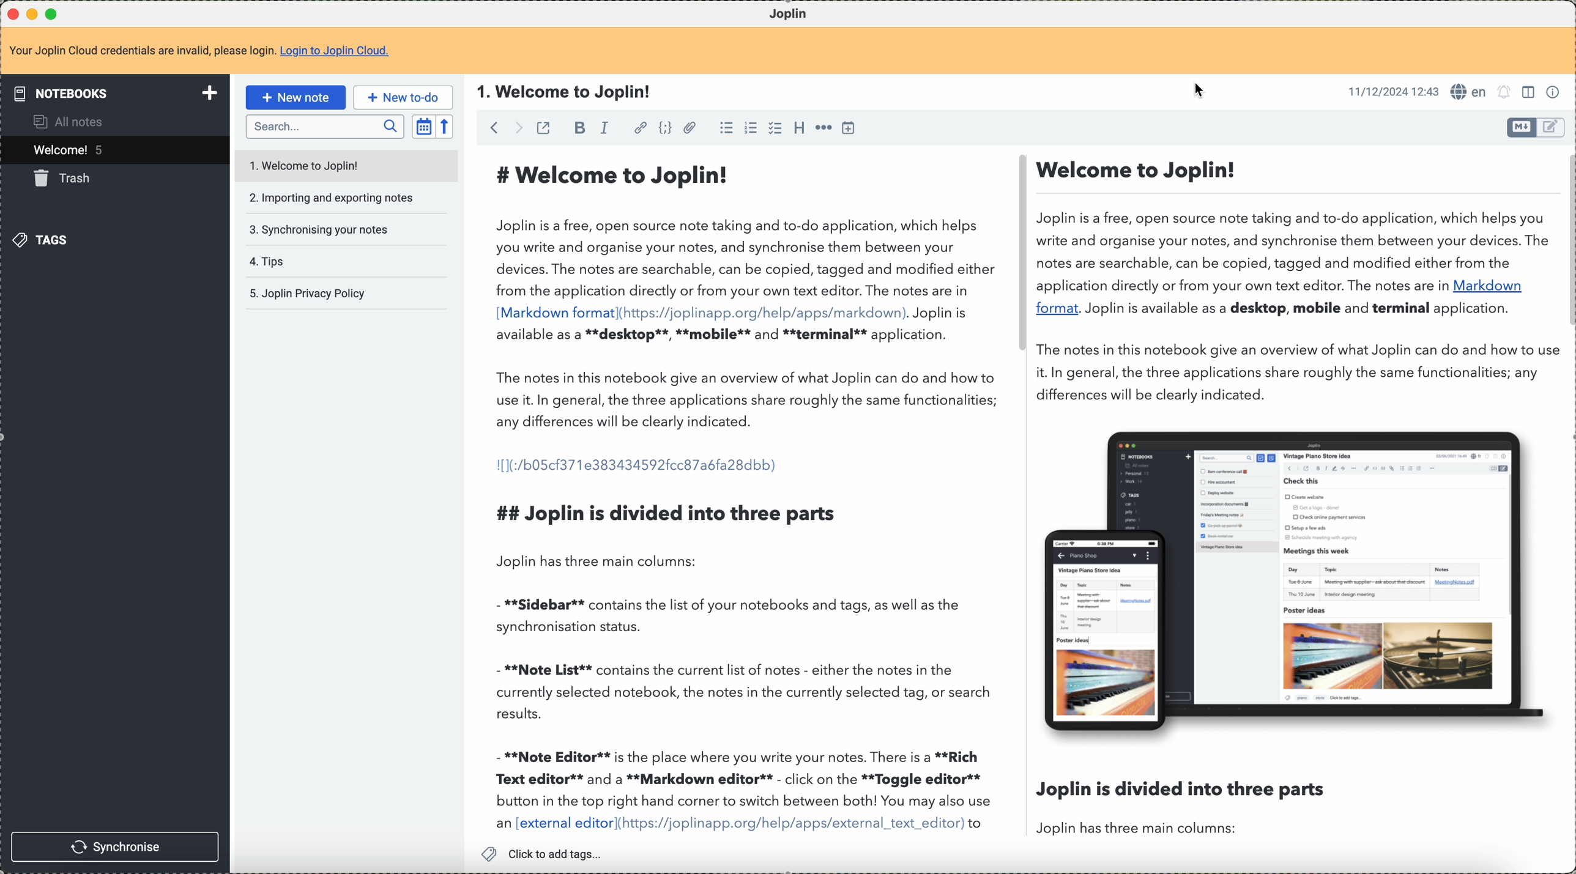  I want to click on language, so click(1468, 91).